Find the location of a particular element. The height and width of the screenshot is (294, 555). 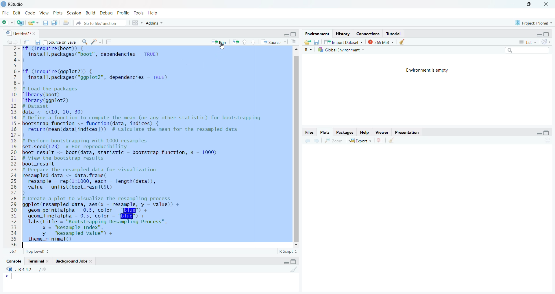

zoom is located at coordinates (334, 140).